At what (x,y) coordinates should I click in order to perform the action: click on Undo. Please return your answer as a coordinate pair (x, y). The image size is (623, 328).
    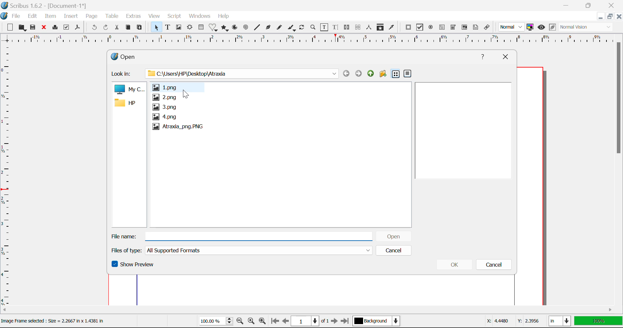
    Looking at the image, I should click on (93, 28).